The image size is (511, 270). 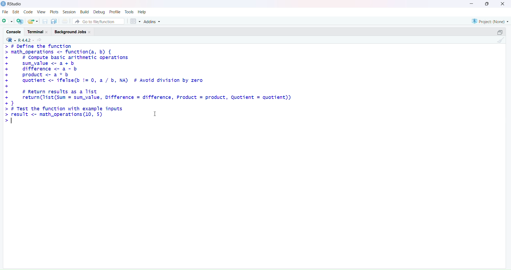 What do you see at coordinates (12, 4) in the screenshot?
I see `RStudio` at bounding box center [12, 4].